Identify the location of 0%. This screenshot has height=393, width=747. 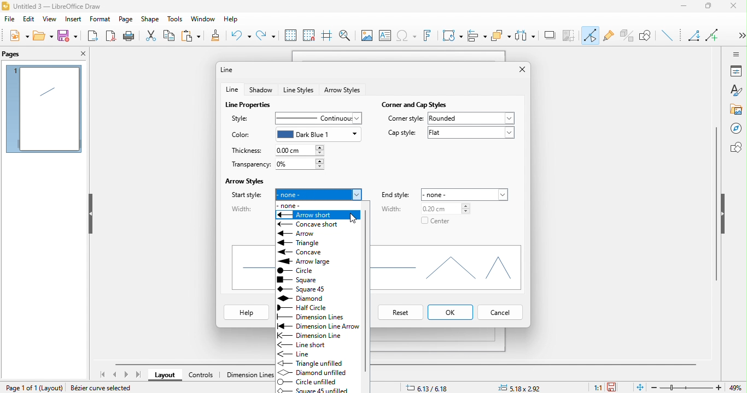
(301, 164).